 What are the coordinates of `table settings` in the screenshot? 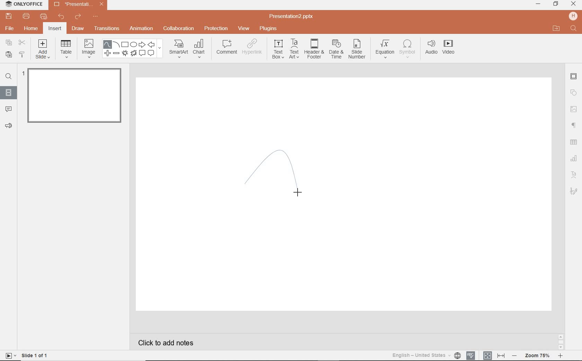 It's located at (574, 141).